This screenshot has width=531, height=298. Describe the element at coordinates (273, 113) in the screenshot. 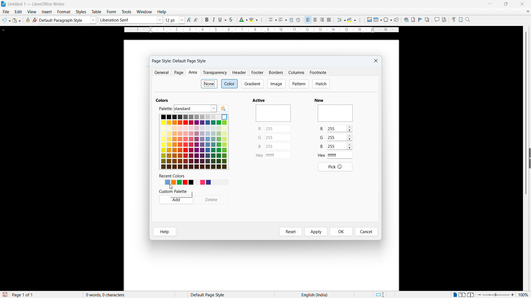

I see `active colour` at that location.